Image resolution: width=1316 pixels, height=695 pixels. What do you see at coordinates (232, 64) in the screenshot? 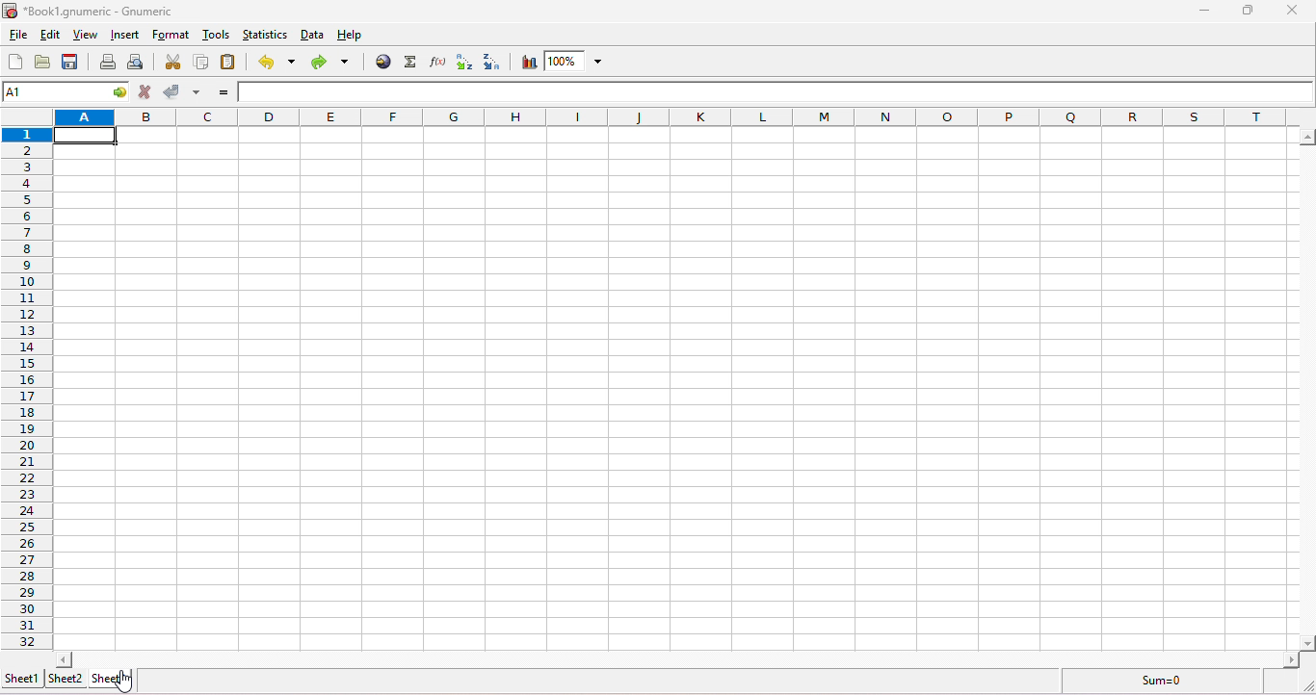
I see `paste` at bounding box center [232, 64].